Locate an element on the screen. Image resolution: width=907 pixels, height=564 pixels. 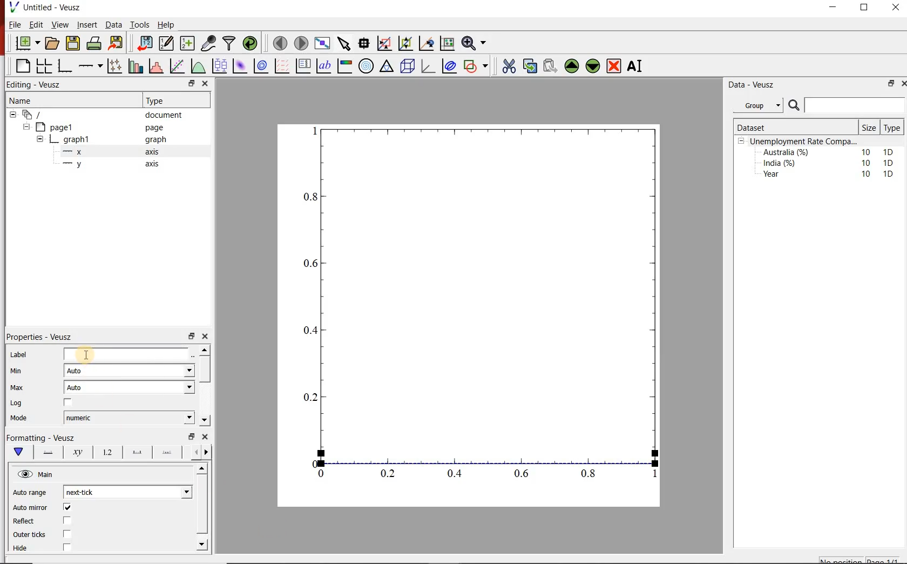
export document is located at coordinates (117, 42).